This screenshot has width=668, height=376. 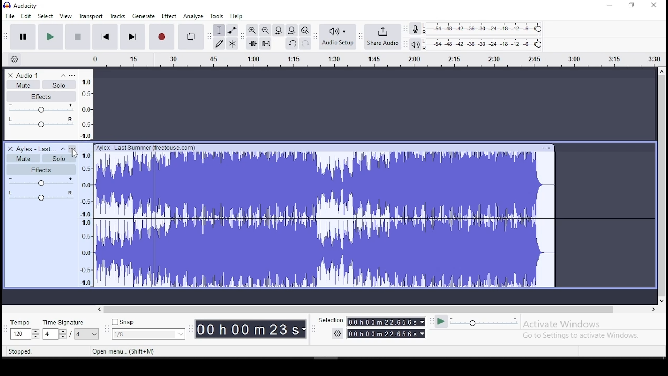 What do you see at coordinates (22, 158) in the screenshot?
I see `mute` at bounding box center [22, 158].